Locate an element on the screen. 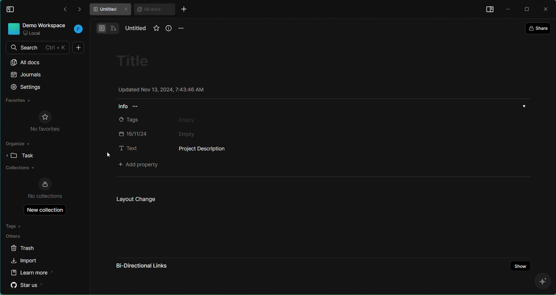  Typed is located at coordinates (209, 149).